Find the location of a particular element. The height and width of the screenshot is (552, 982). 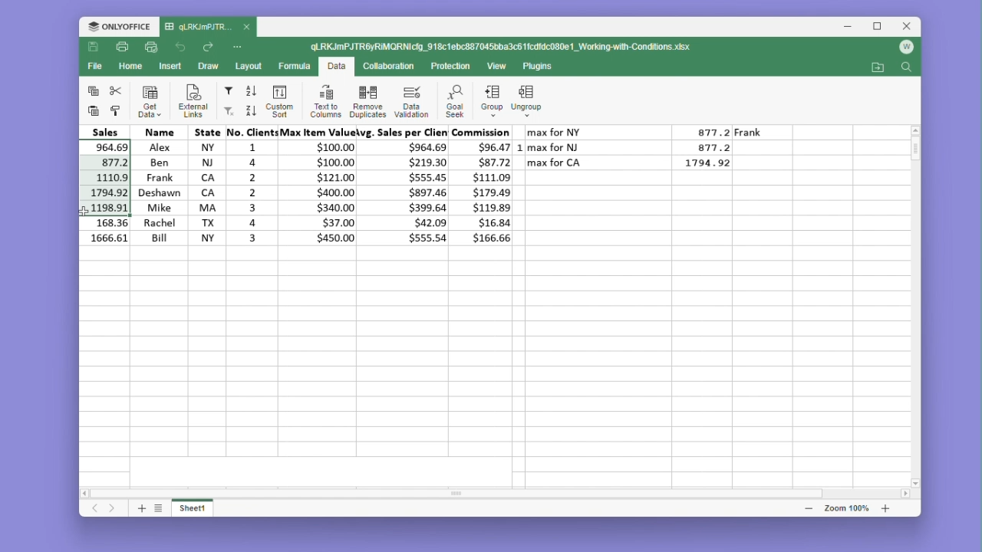

next sheet is located at coordinates (114, 509).